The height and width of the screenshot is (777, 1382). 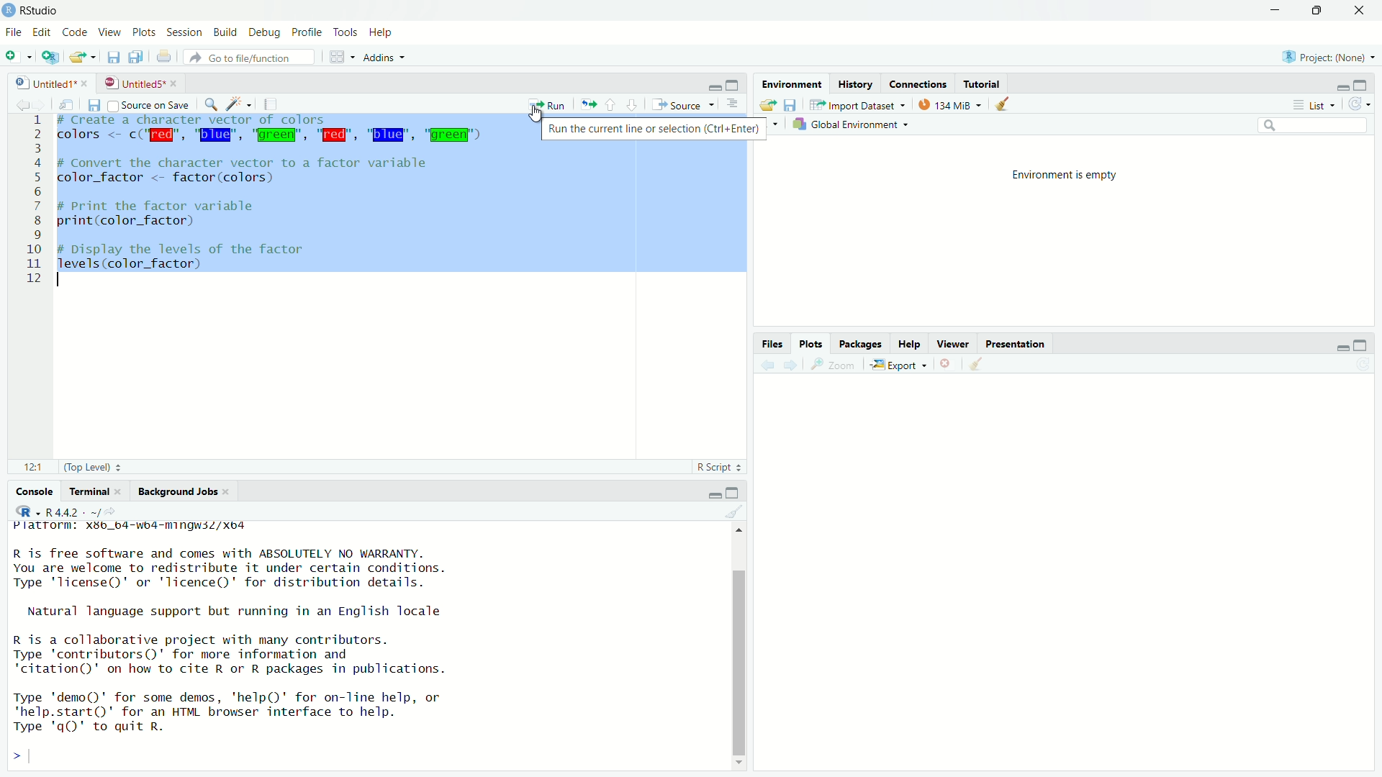 I want to click on maximize, so click(x=734, y=84).